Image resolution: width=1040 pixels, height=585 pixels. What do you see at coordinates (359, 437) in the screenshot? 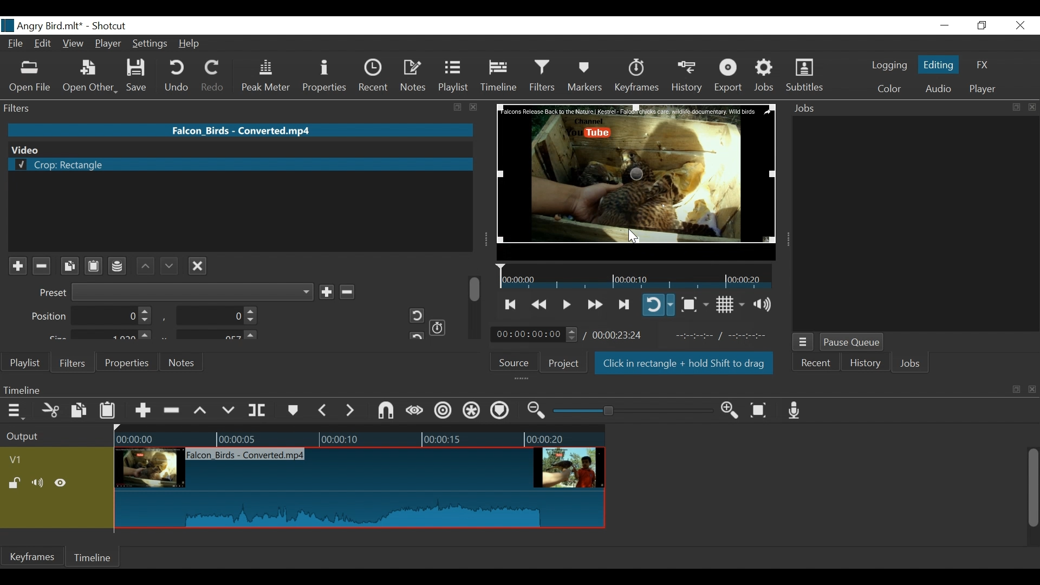
I see `Timeline` at bounding box center [359, 437].